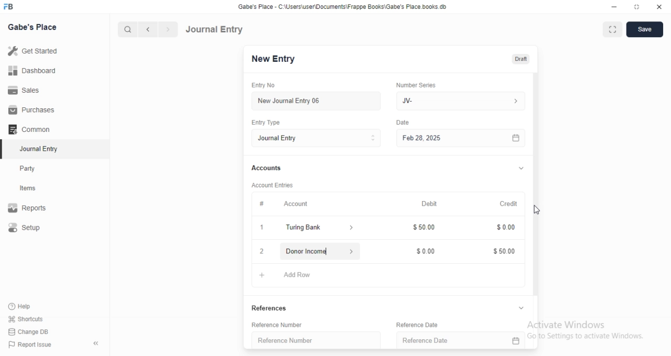 This screenshot has width=671, height=356. I want to click on Reference Number, so click(315, 339).